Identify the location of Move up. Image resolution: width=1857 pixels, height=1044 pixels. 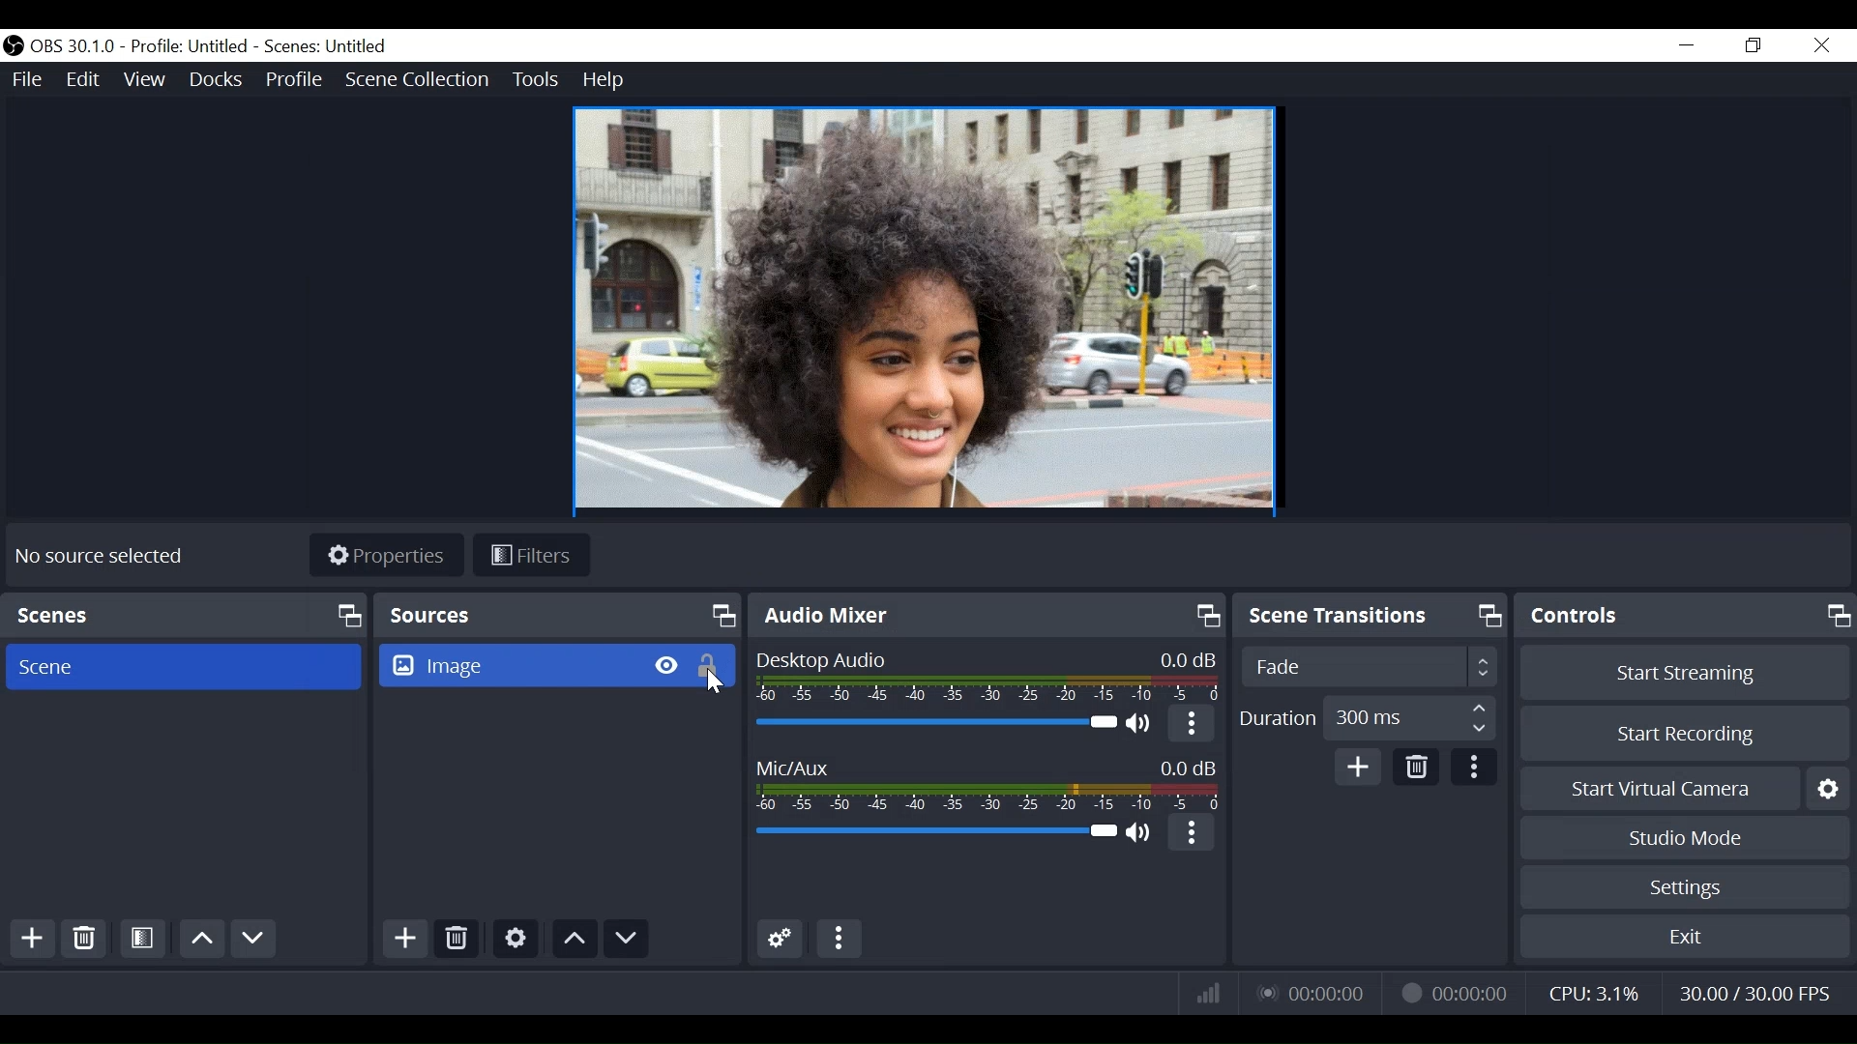
(575, 941).